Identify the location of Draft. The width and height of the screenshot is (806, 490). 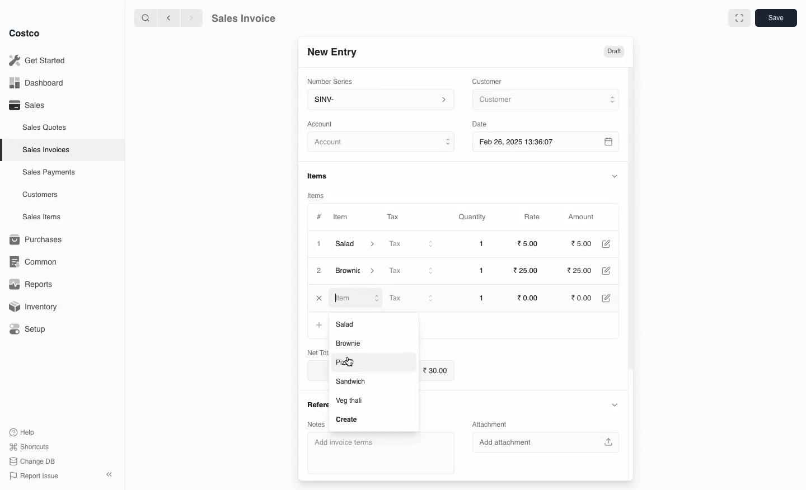
(614, 52).